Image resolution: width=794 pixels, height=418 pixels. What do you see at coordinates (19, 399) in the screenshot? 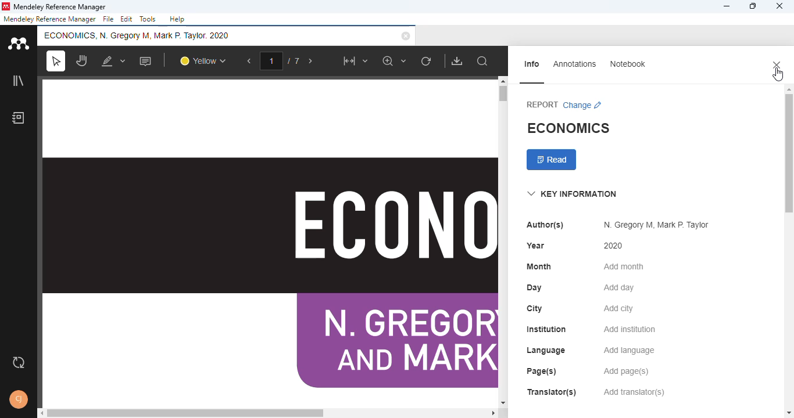
I see `profile` at bounding box center [19, 399].